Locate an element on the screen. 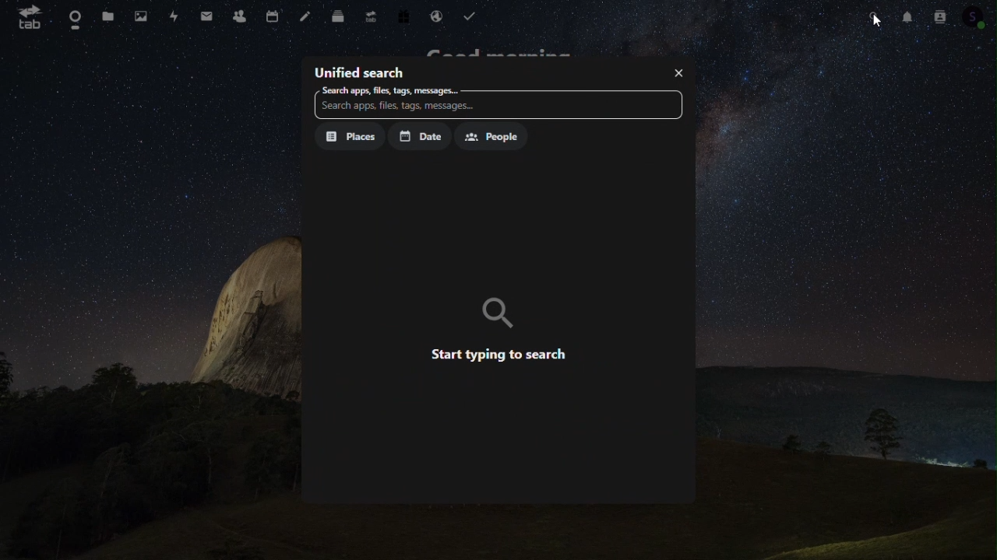  mail is located at coordinates (207, 16).